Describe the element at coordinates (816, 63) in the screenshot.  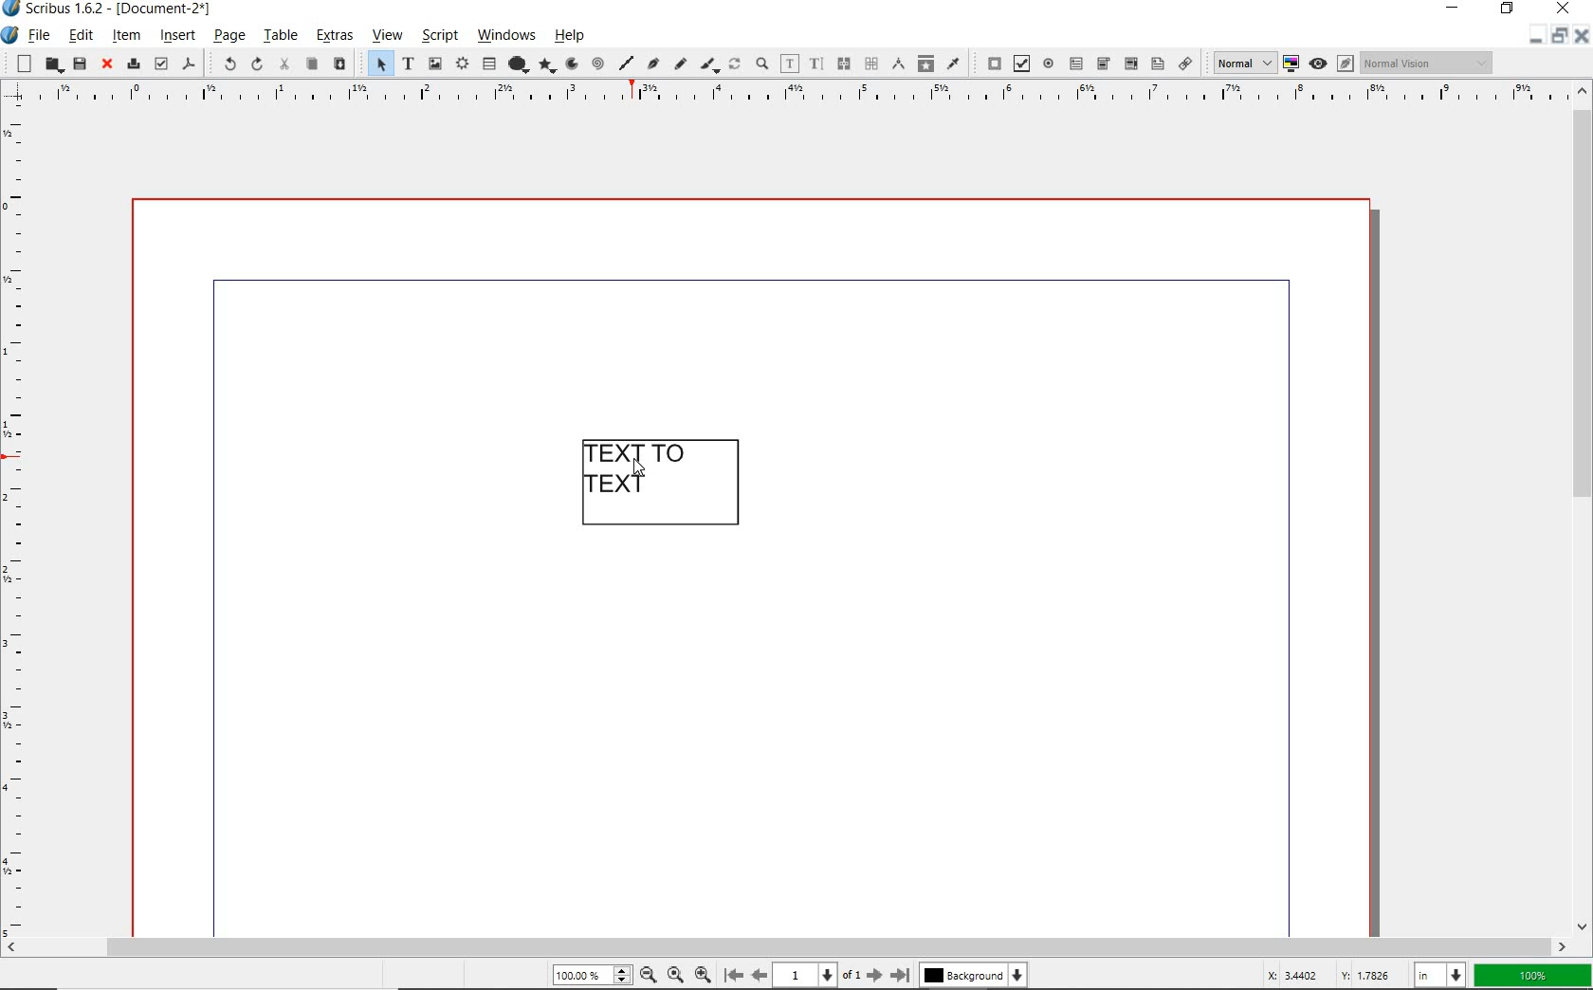
I see `edit text with story editor` at that location.